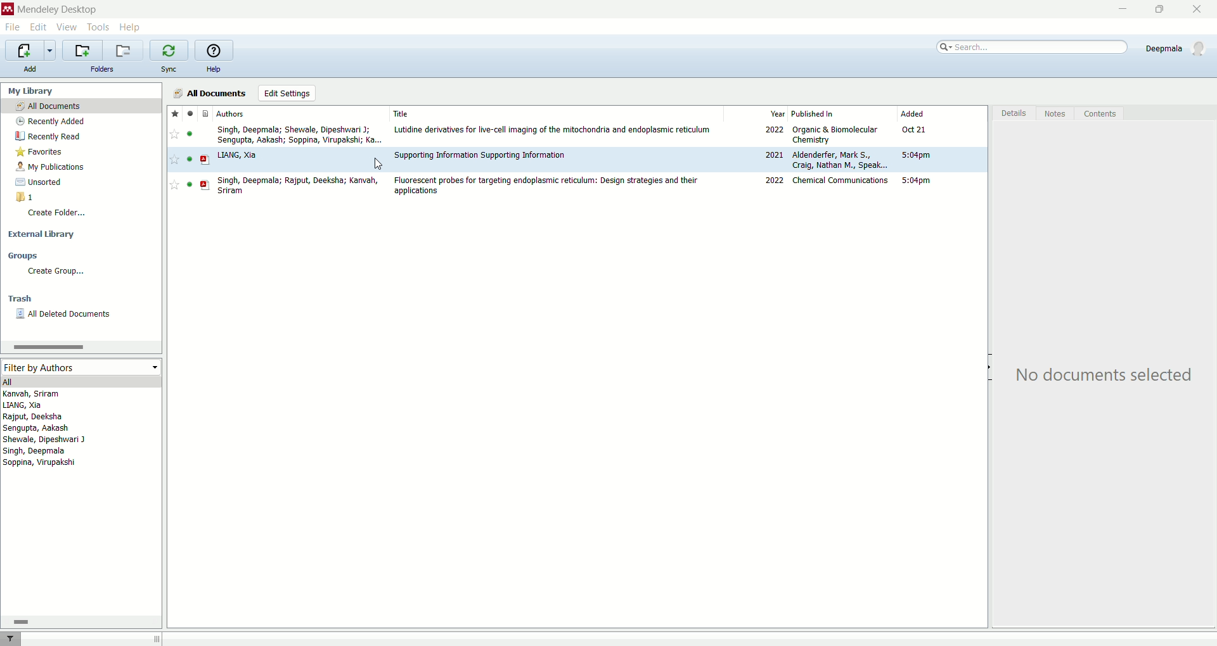 This screenshot has width=1217, height=646. Describe the element at coordinates (553, 130) in the screenshot. I see `Lutidine derivatives for live-cell imaging of the mitochondria and endoplasmic reticulum` at that location.